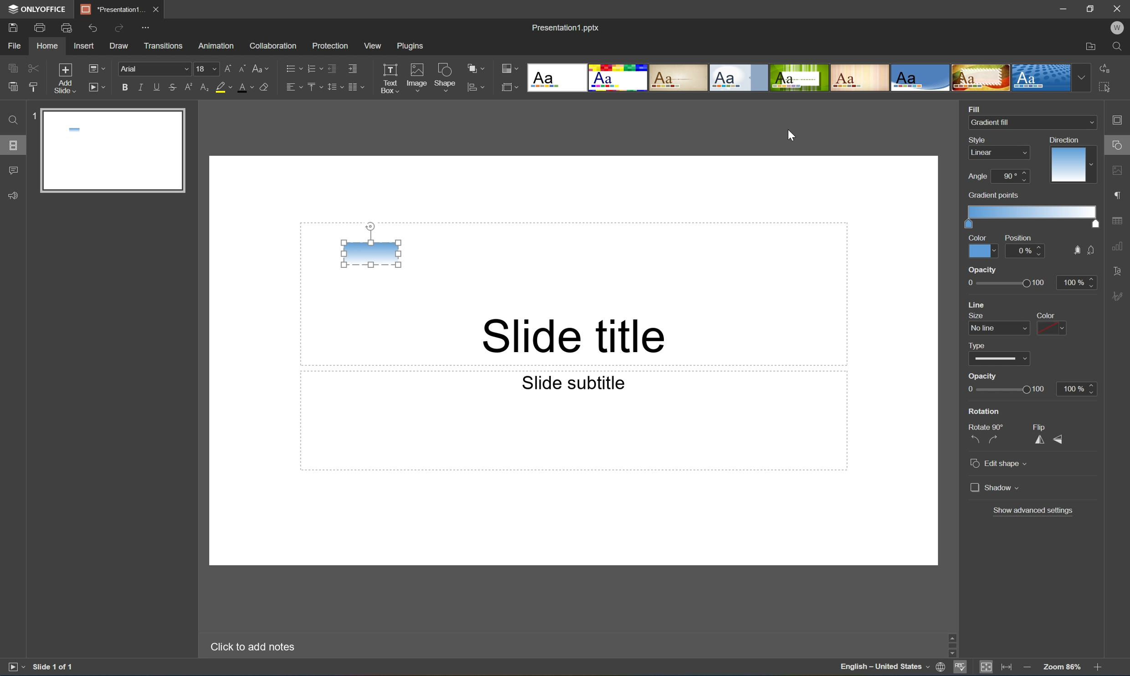 This screenshot has height=676, width=1130. Describe the element at coordinates (1119, 221) in the screenshot. I see `table settings` at that location.